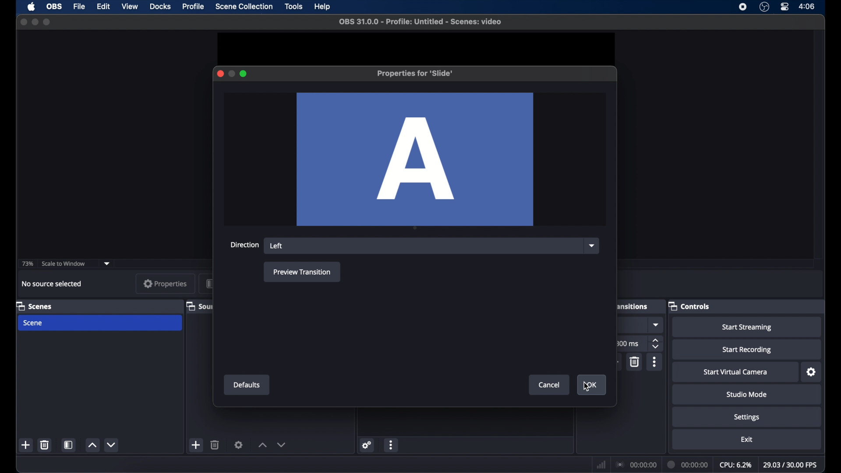 Image resolution: width=841 pixels, height=473 pixels. I want to click on start virtual camera, so click(735, 372).